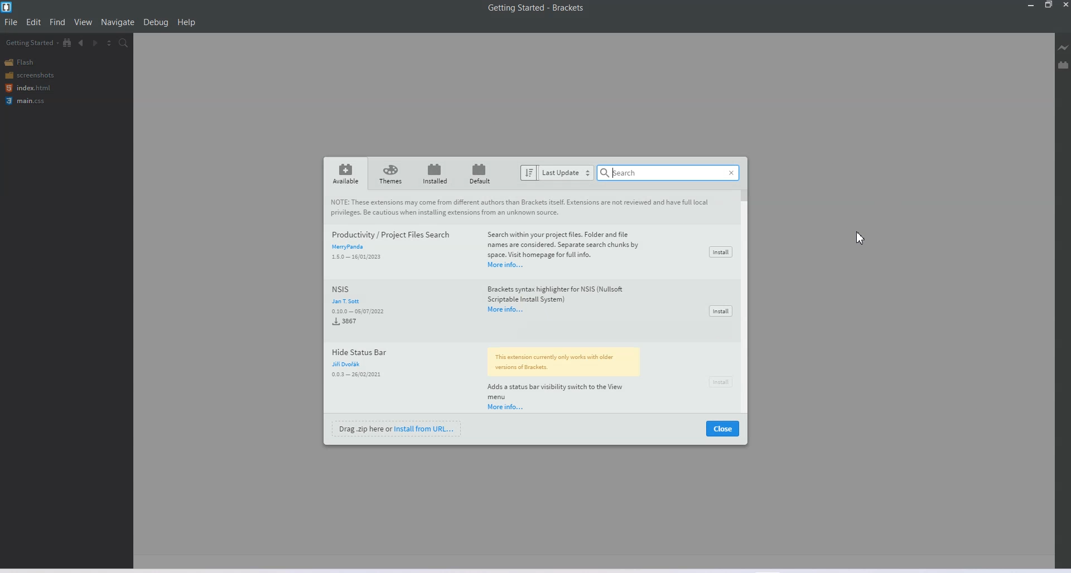 This screenshot has height=573, width=1071. I want to click on more info, so click(507, 407).